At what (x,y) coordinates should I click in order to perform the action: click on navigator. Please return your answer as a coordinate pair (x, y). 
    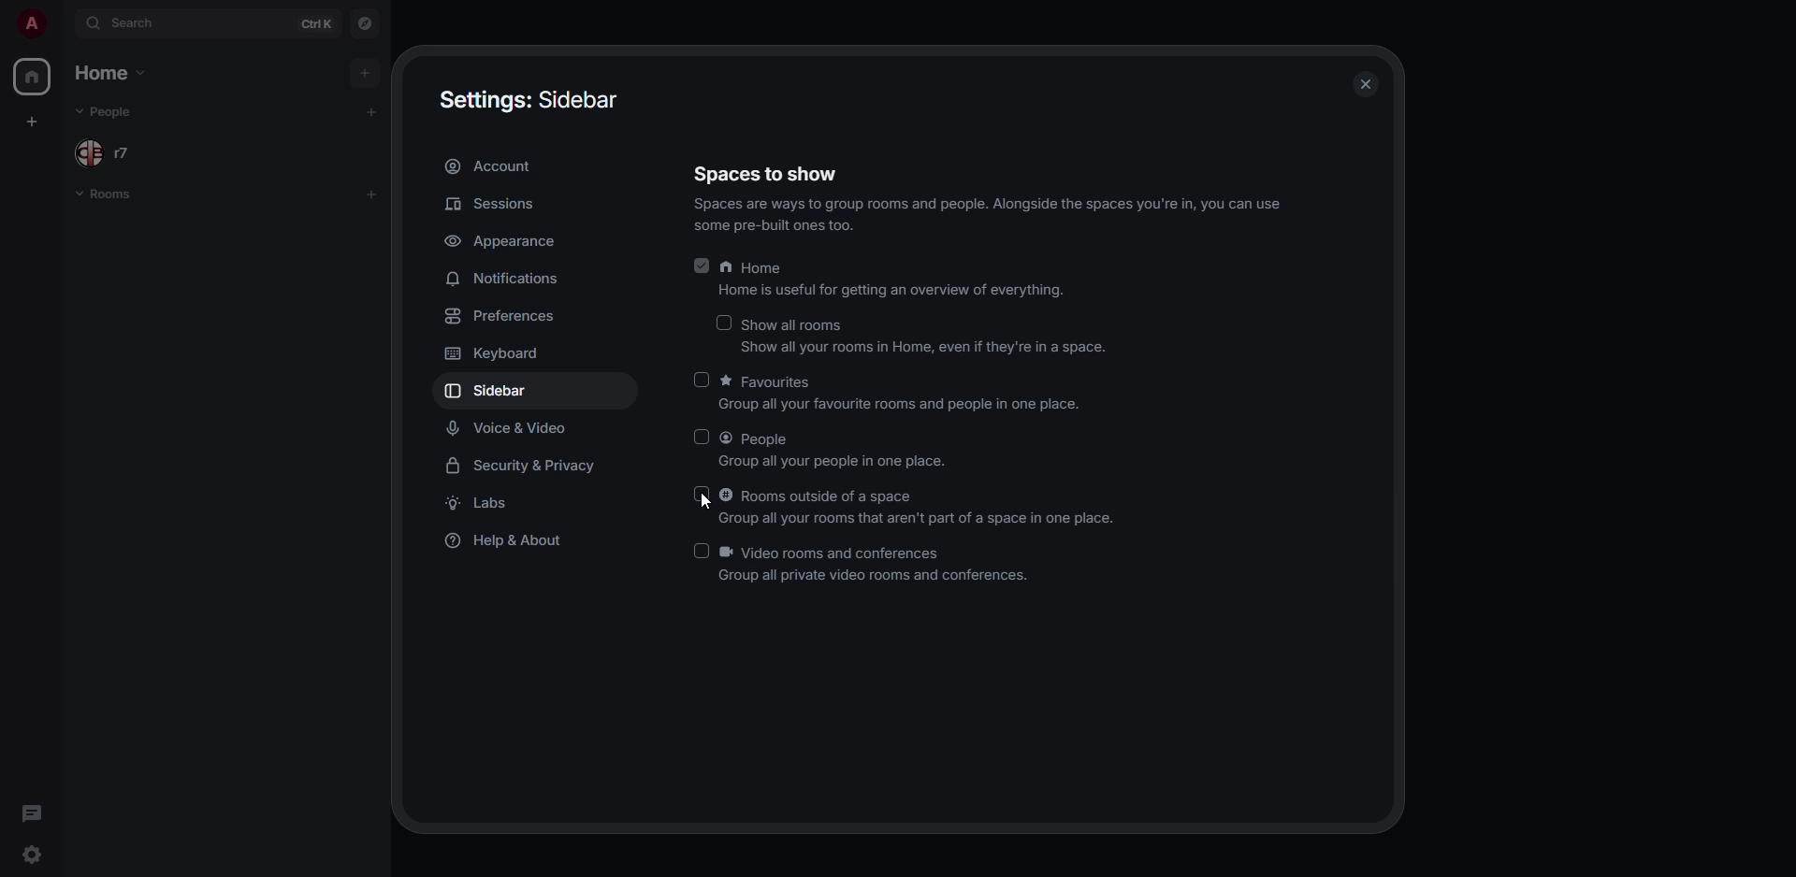
    Looking at the image, I should click on (367, 22).